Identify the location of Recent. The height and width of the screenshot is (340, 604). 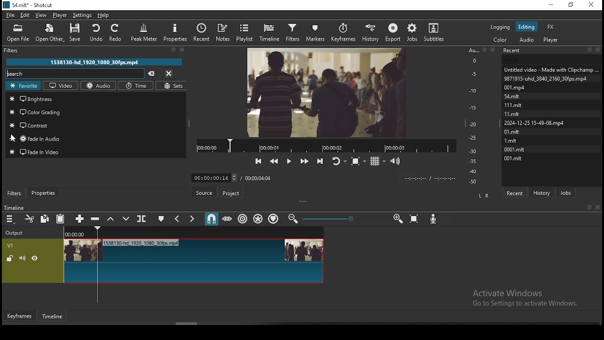
(552, 51).